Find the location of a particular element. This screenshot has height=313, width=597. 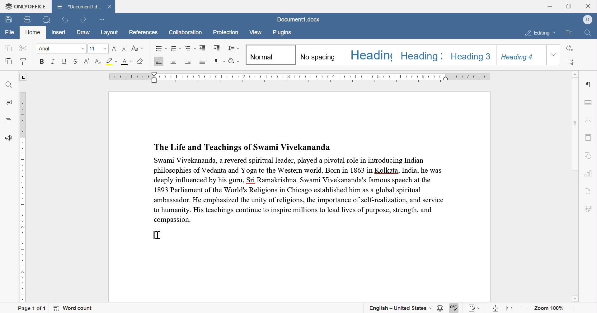

subscript is located at coordinates (98, 62).